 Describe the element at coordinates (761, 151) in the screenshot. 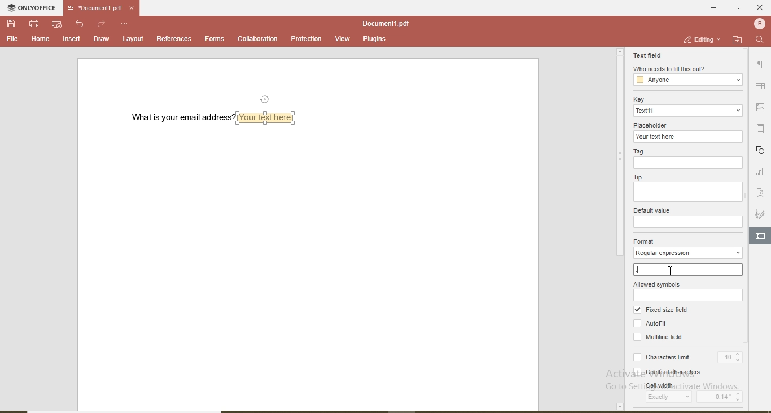

I see `shapes` at that location.